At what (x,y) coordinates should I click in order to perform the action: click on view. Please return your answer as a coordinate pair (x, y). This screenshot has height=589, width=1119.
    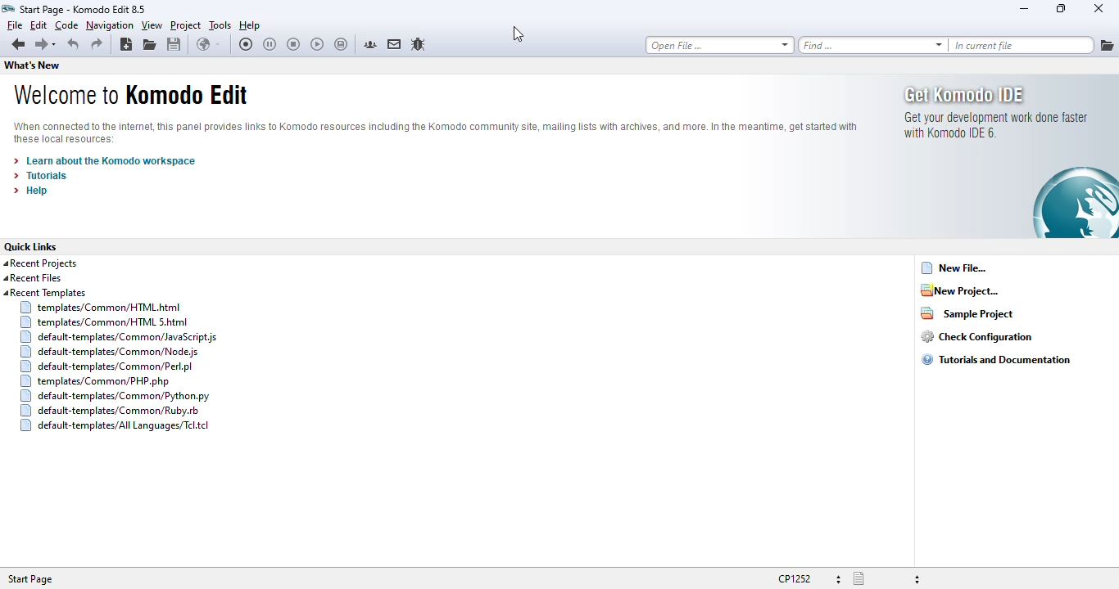
    Looking at the image, I should click on (152, 25).